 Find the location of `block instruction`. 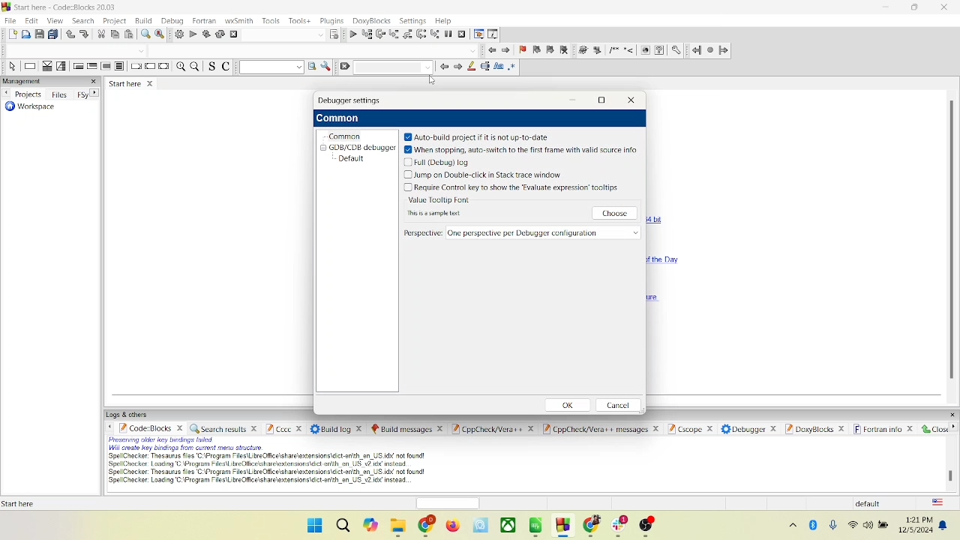

block instruction is located at coordinates (120, 65).